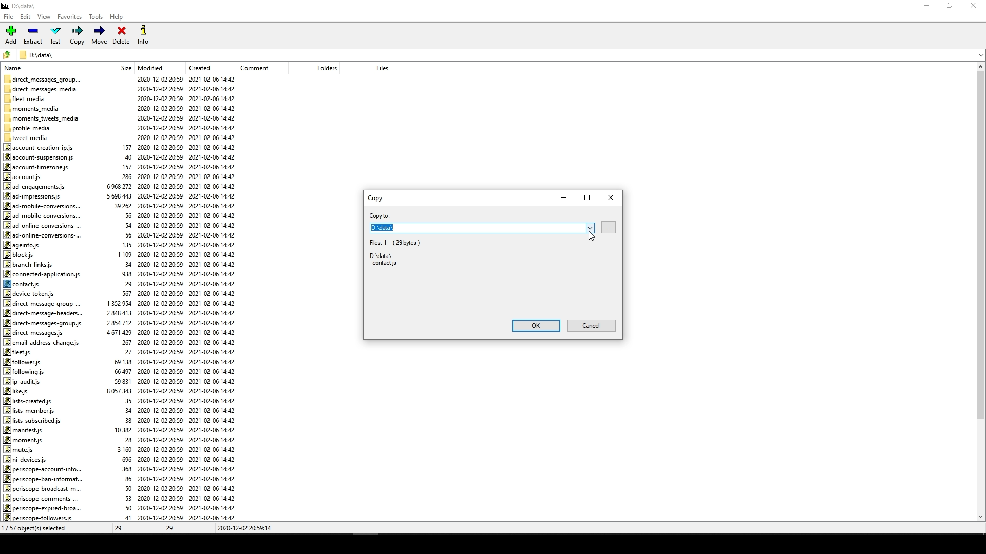 Image resolution: width=986 pixels, height=554 pixels. I want to click on direct-messages-group.js, so click(43, 324).